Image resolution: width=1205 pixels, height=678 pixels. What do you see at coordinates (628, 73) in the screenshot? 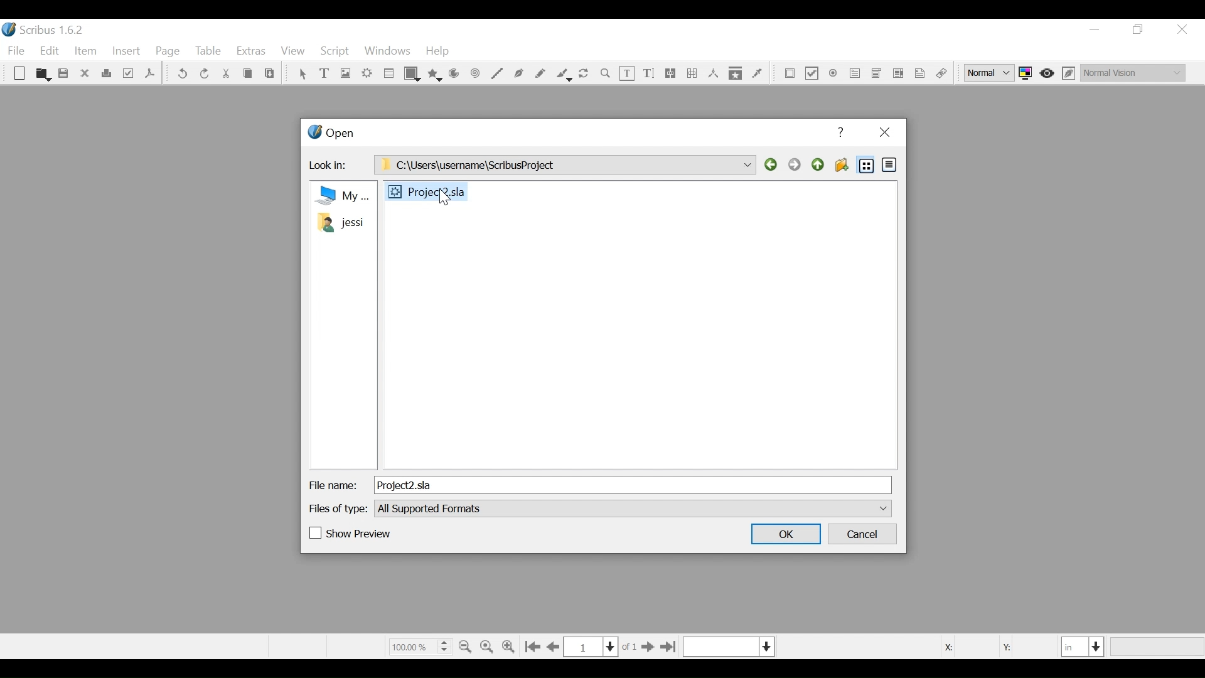
I see `Edit Text Content` at bounding box center [628, 73].